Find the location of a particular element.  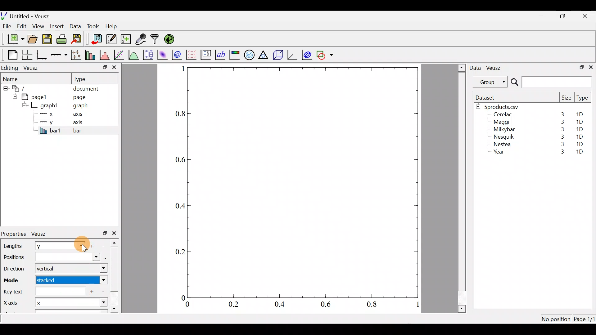

Remove item is located at coordinates (103, 292).